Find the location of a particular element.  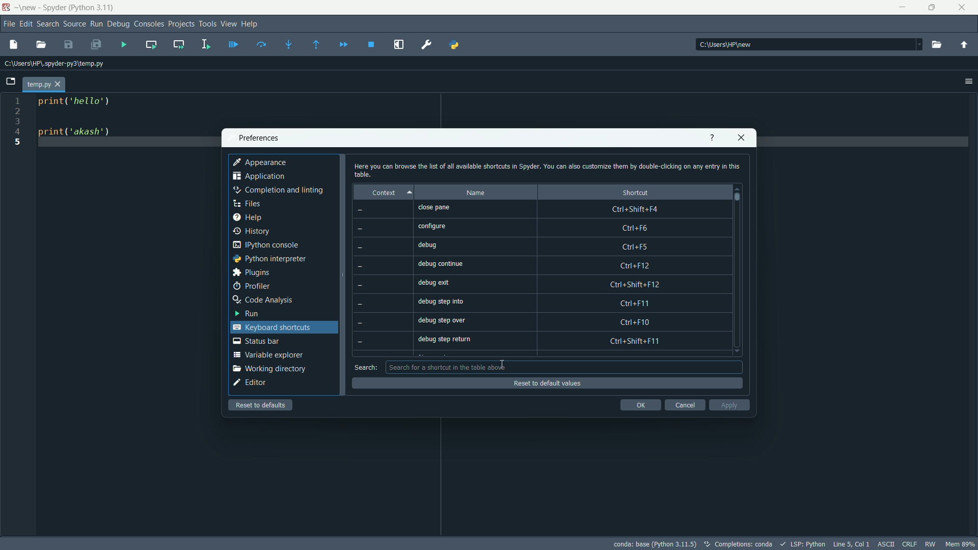

CRLF is located at coordinates (909, 543).